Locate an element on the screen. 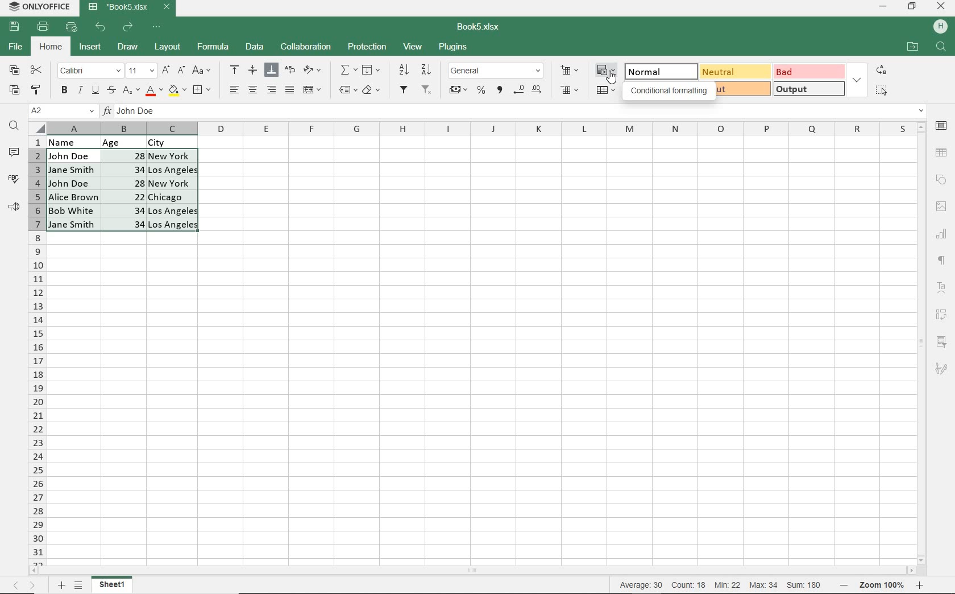 The width and height of the screenshot is (955, 594). FILTER is located at coordinates (405, 90).